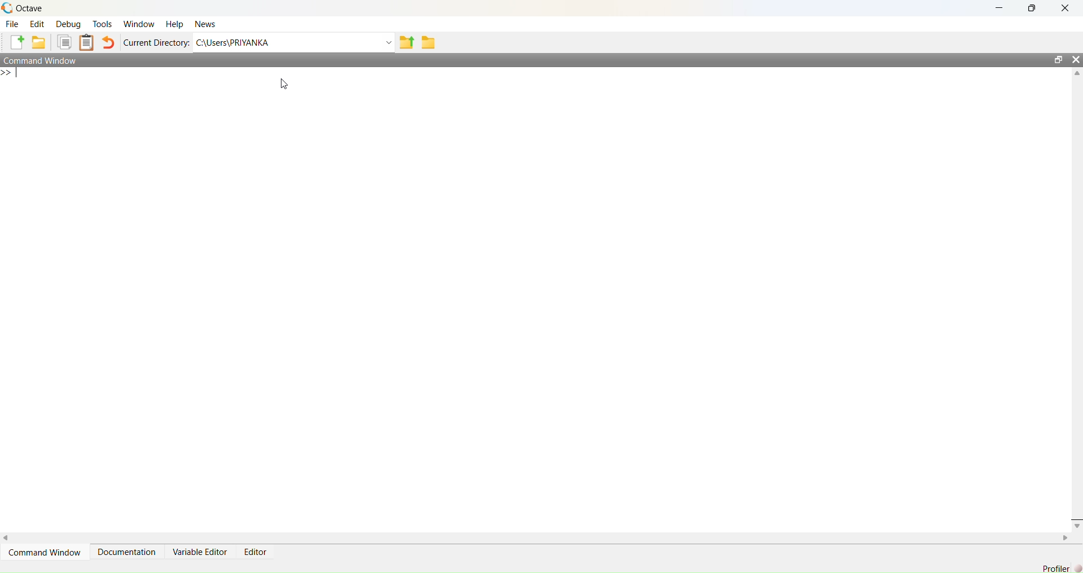  What do you see at coordinates (16, 41) in the screenshot?
I see `New script` at bounding box center [16, 41].